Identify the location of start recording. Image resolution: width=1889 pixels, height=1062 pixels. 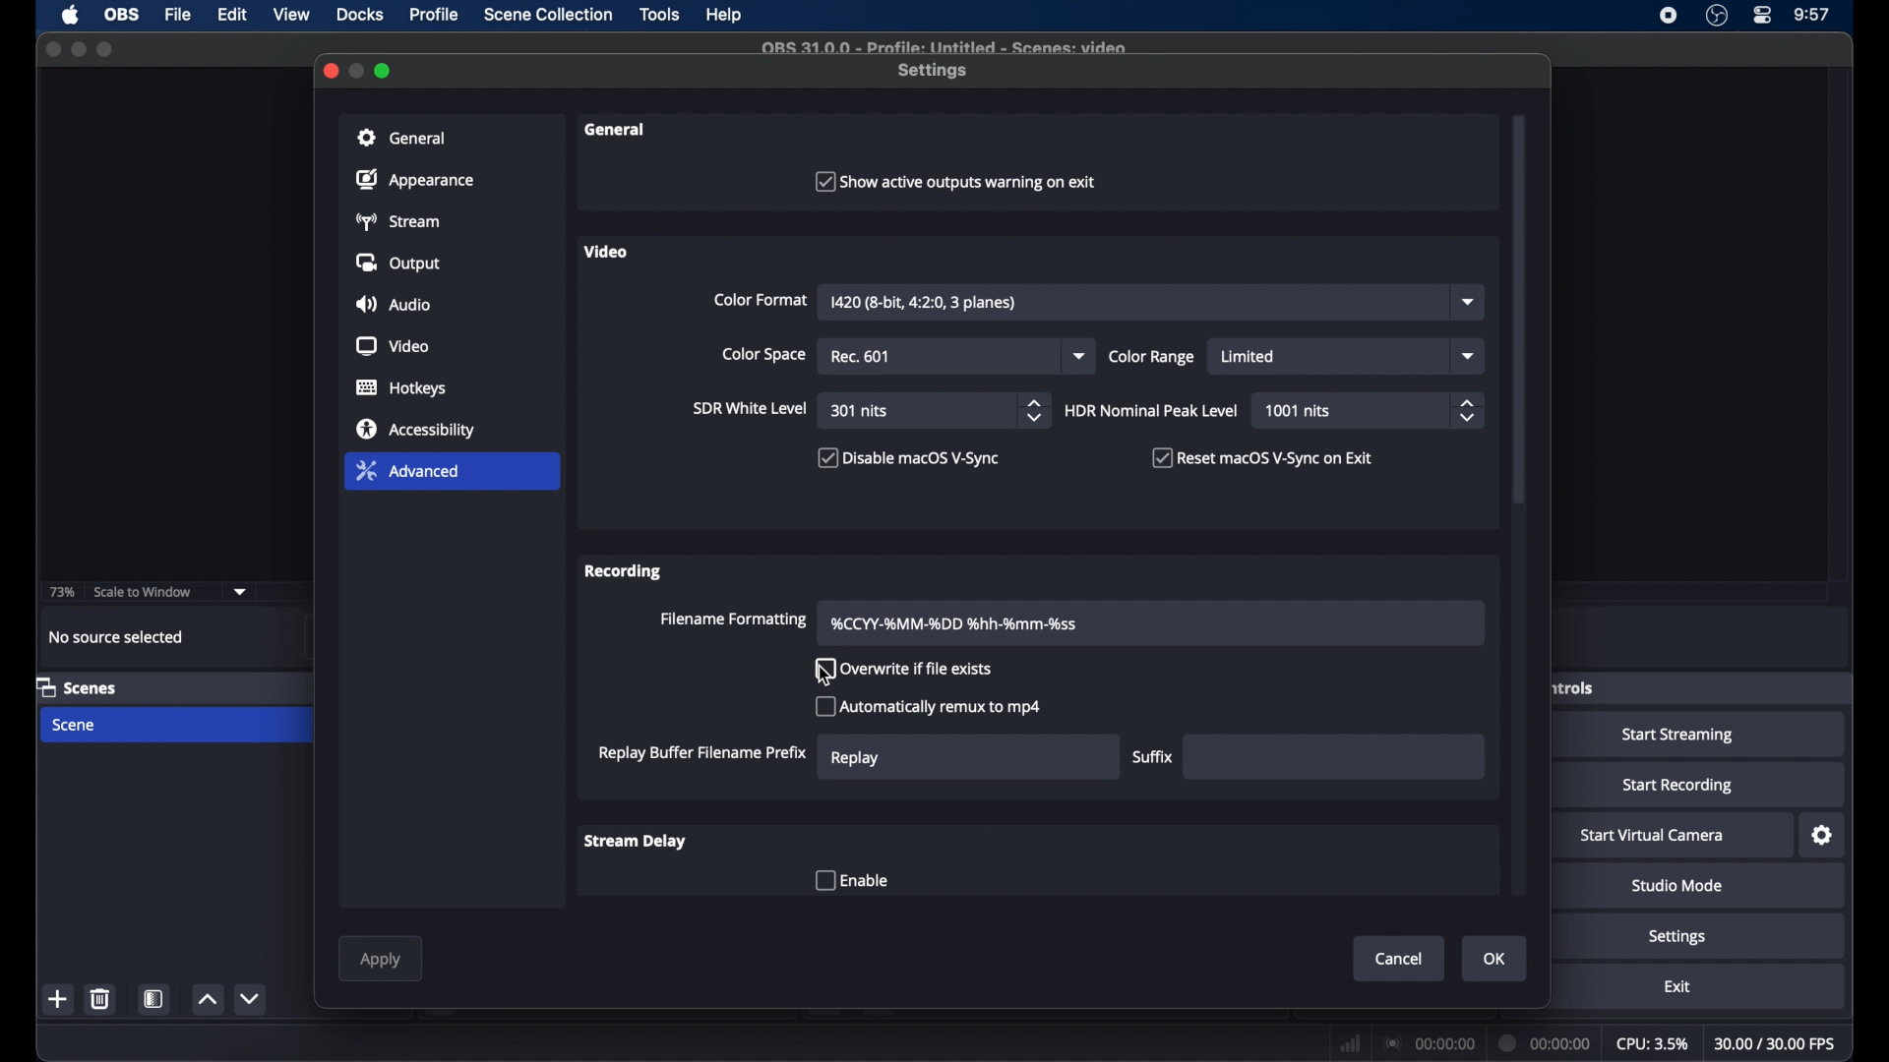
(1678, 786).